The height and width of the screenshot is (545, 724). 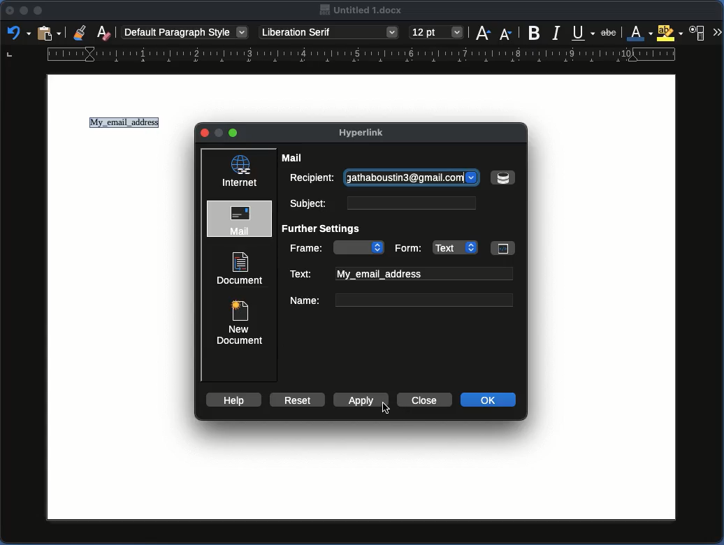 What do you see at coordinates (238, 321) in the screenshot?
I see `New document` at bounding box center [238, 321].